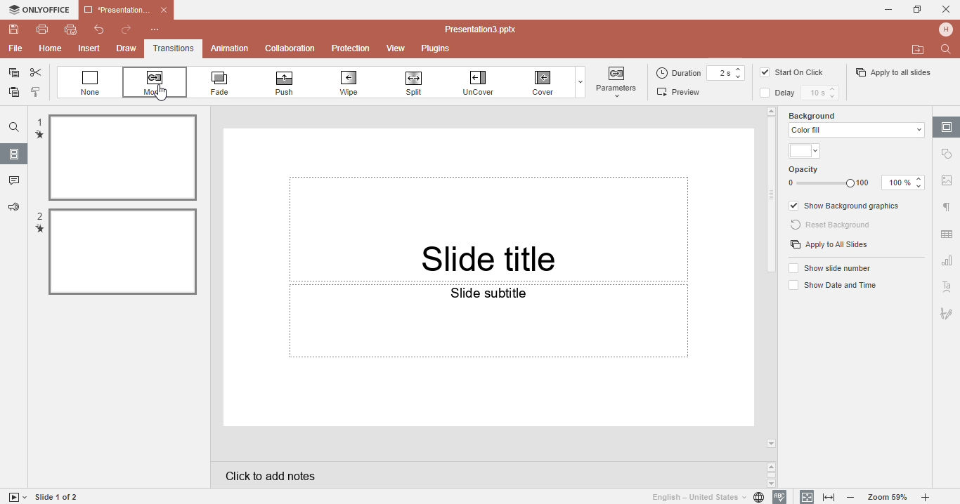  Describe the element at coordinates (946, 9) in the screenshot. I see `Cancel` at that location.